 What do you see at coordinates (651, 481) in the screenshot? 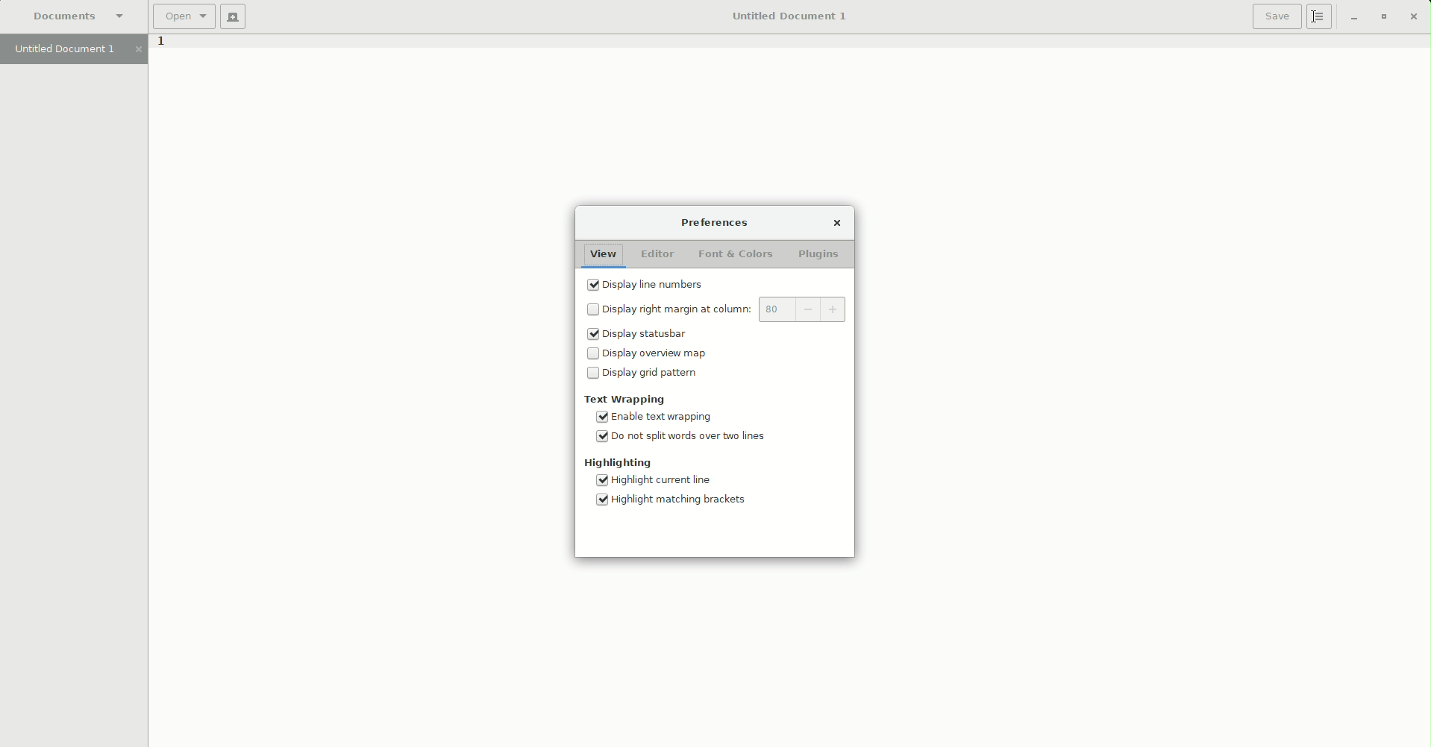
I see `Higlight Current line` at bounding box center [651, 481].